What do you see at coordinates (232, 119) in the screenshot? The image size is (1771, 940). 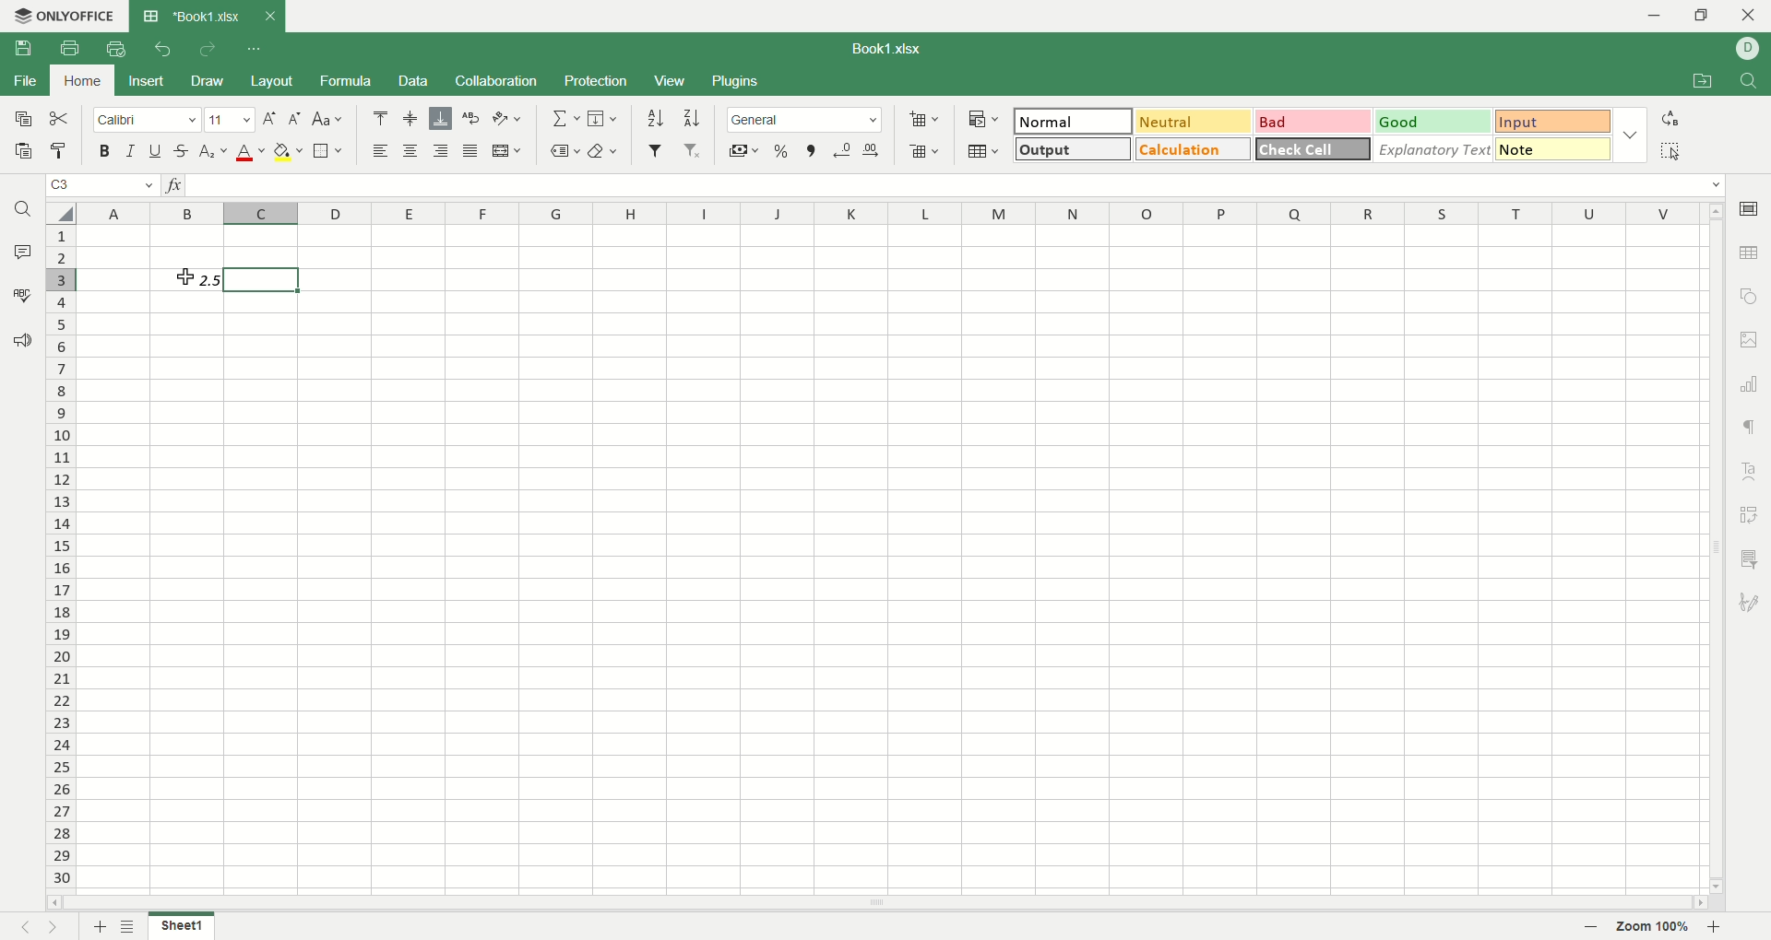 I see `font size` at bounding box center [232, 119].